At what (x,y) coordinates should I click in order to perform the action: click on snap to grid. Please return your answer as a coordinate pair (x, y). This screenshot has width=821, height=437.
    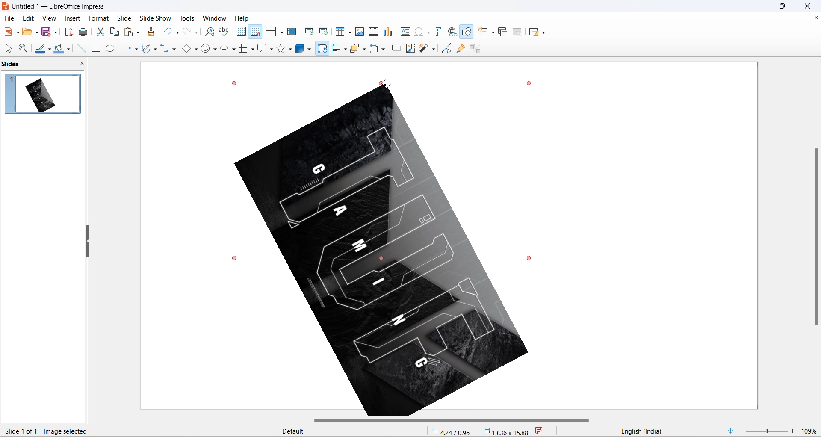
    Looking at the image, I should click on (255, 32).